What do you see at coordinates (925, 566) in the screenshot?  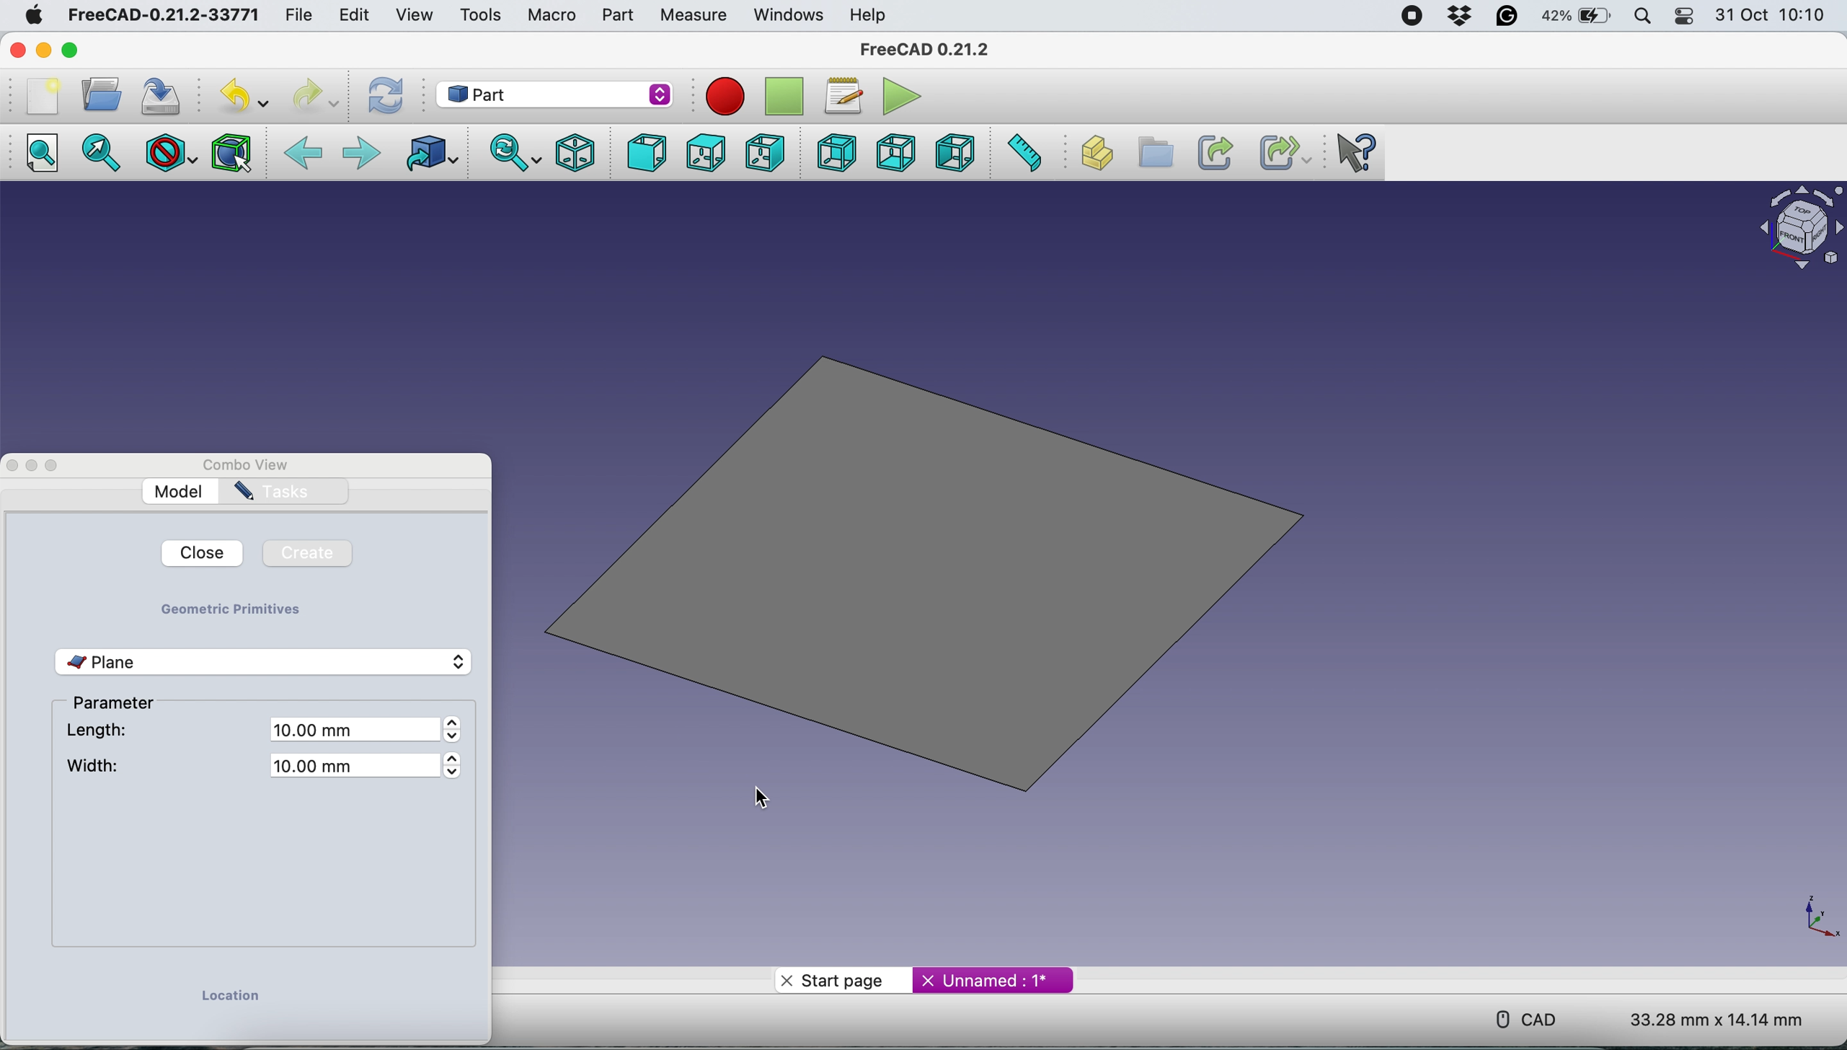 I see `plane inserted` at bounding box center [925, 566].